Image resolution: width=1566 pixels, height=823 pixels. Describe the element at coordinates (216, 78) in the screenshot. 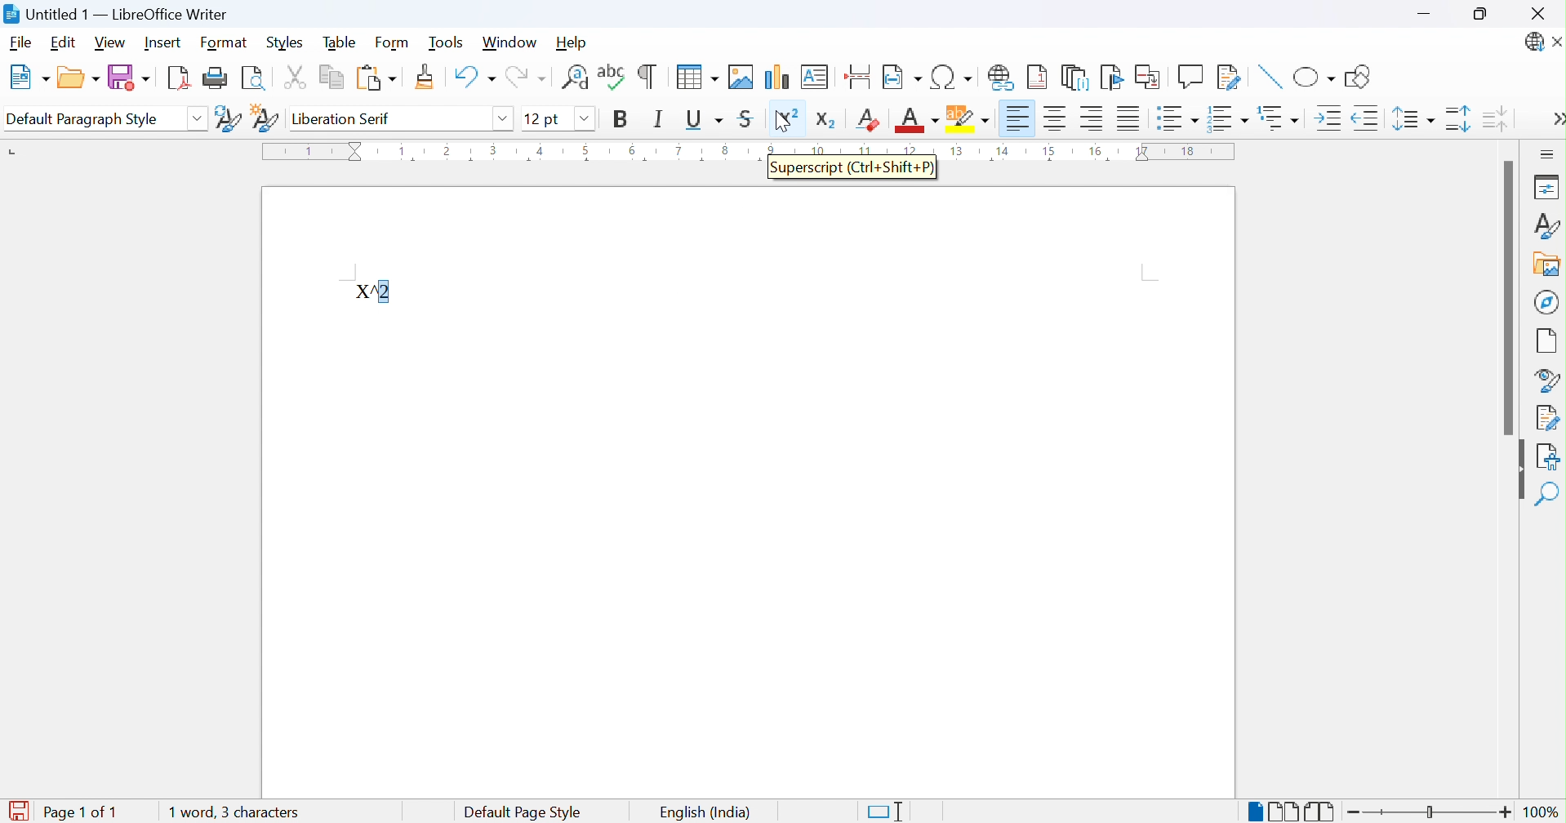

I see `Print` at that location.